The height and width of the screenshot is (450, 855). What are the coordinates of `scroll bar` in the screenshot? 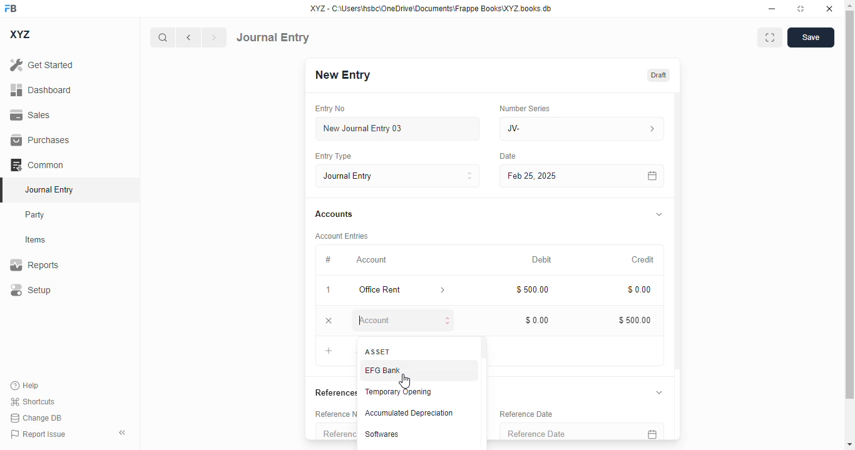 It's located at (851, 224).